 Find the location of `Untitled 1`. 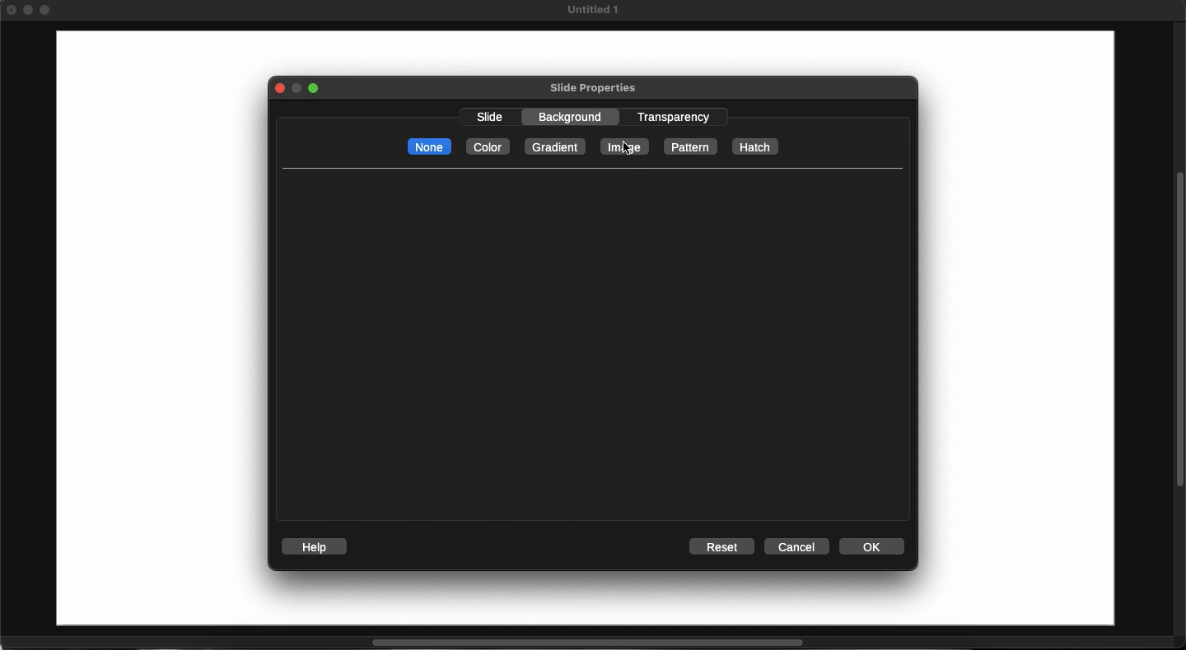

Untitled 1 is located at coordinates (591, 10).